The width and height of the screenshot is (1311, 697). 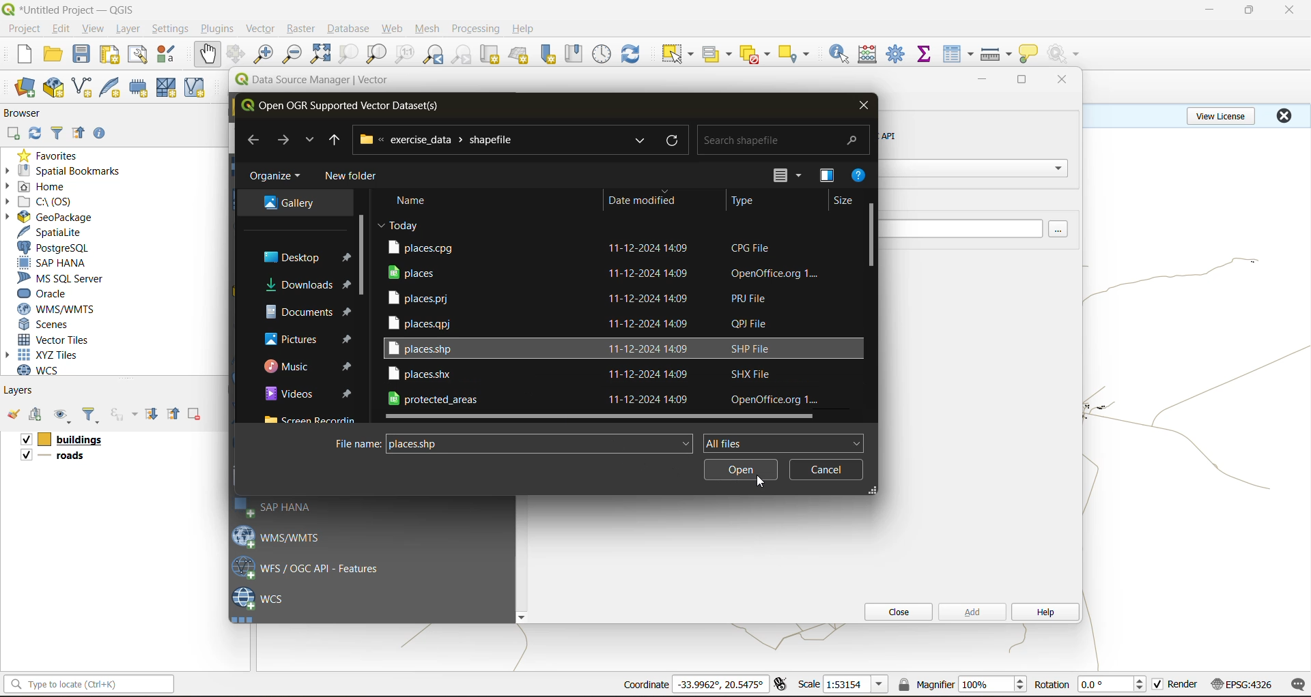 What do you see at coordinates (602, 55) in the screenshot?
I see `control panel` at bounding box center [602, 55].